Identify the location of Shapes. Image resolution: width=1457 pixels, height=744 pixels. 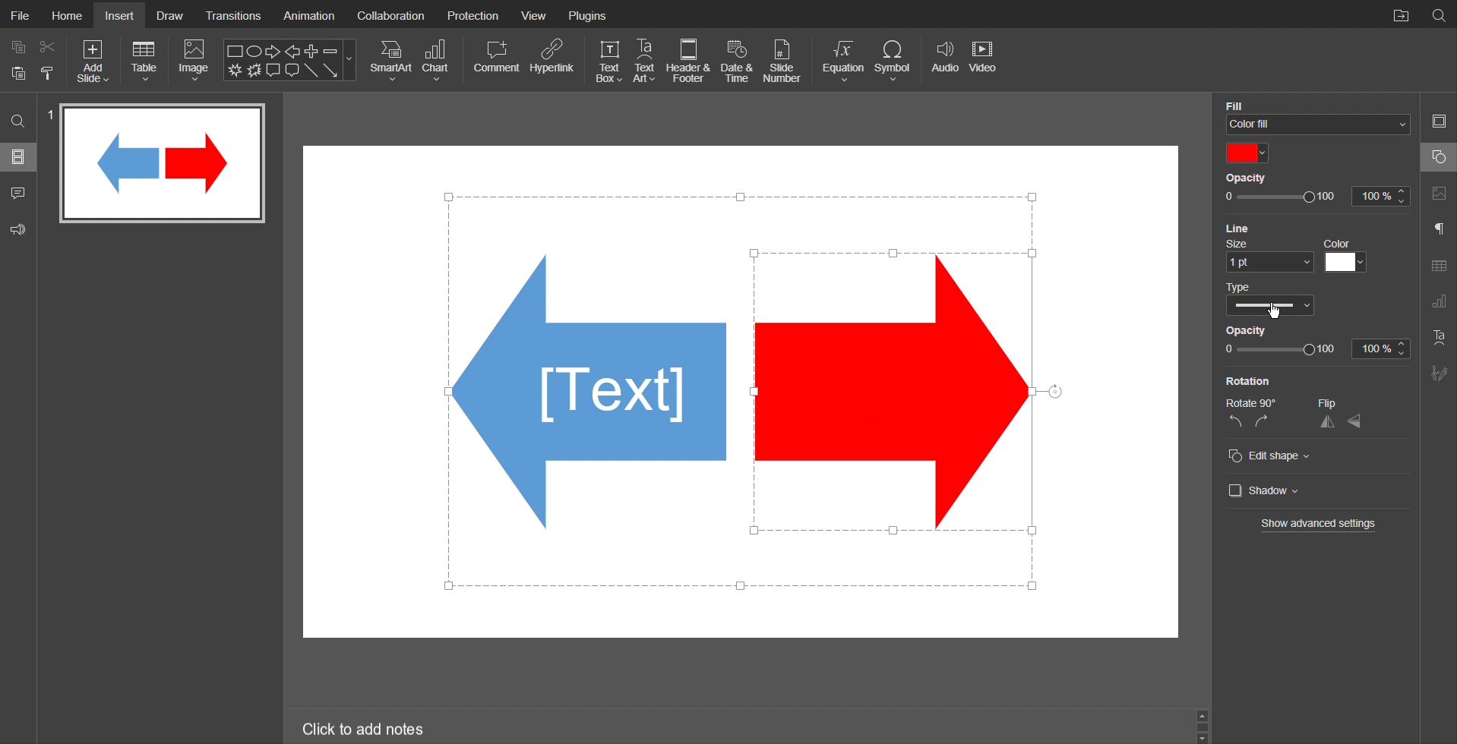
(586, 401).